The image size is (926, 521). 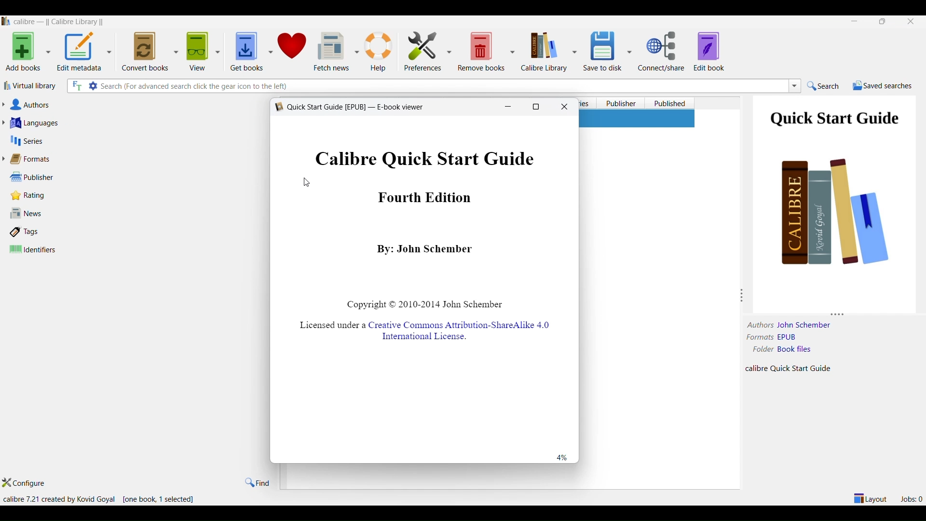 I want to click on search box dropdown button, so click(x=794, y=87).